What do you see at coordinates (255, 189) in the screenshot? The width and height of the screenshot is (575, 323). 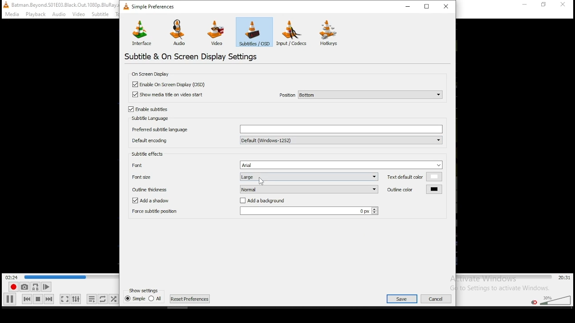 I see `outline thickness  Normal` at bounding box center [255, 189].